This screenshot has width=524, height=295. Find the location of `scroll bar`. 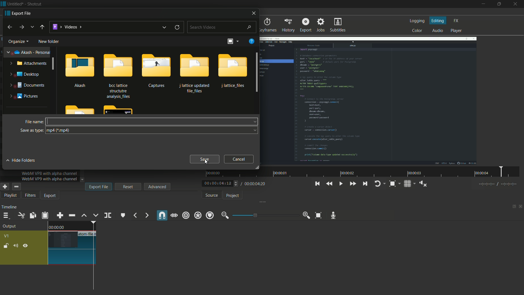

scroll bar is located at coordinates (255, 72).